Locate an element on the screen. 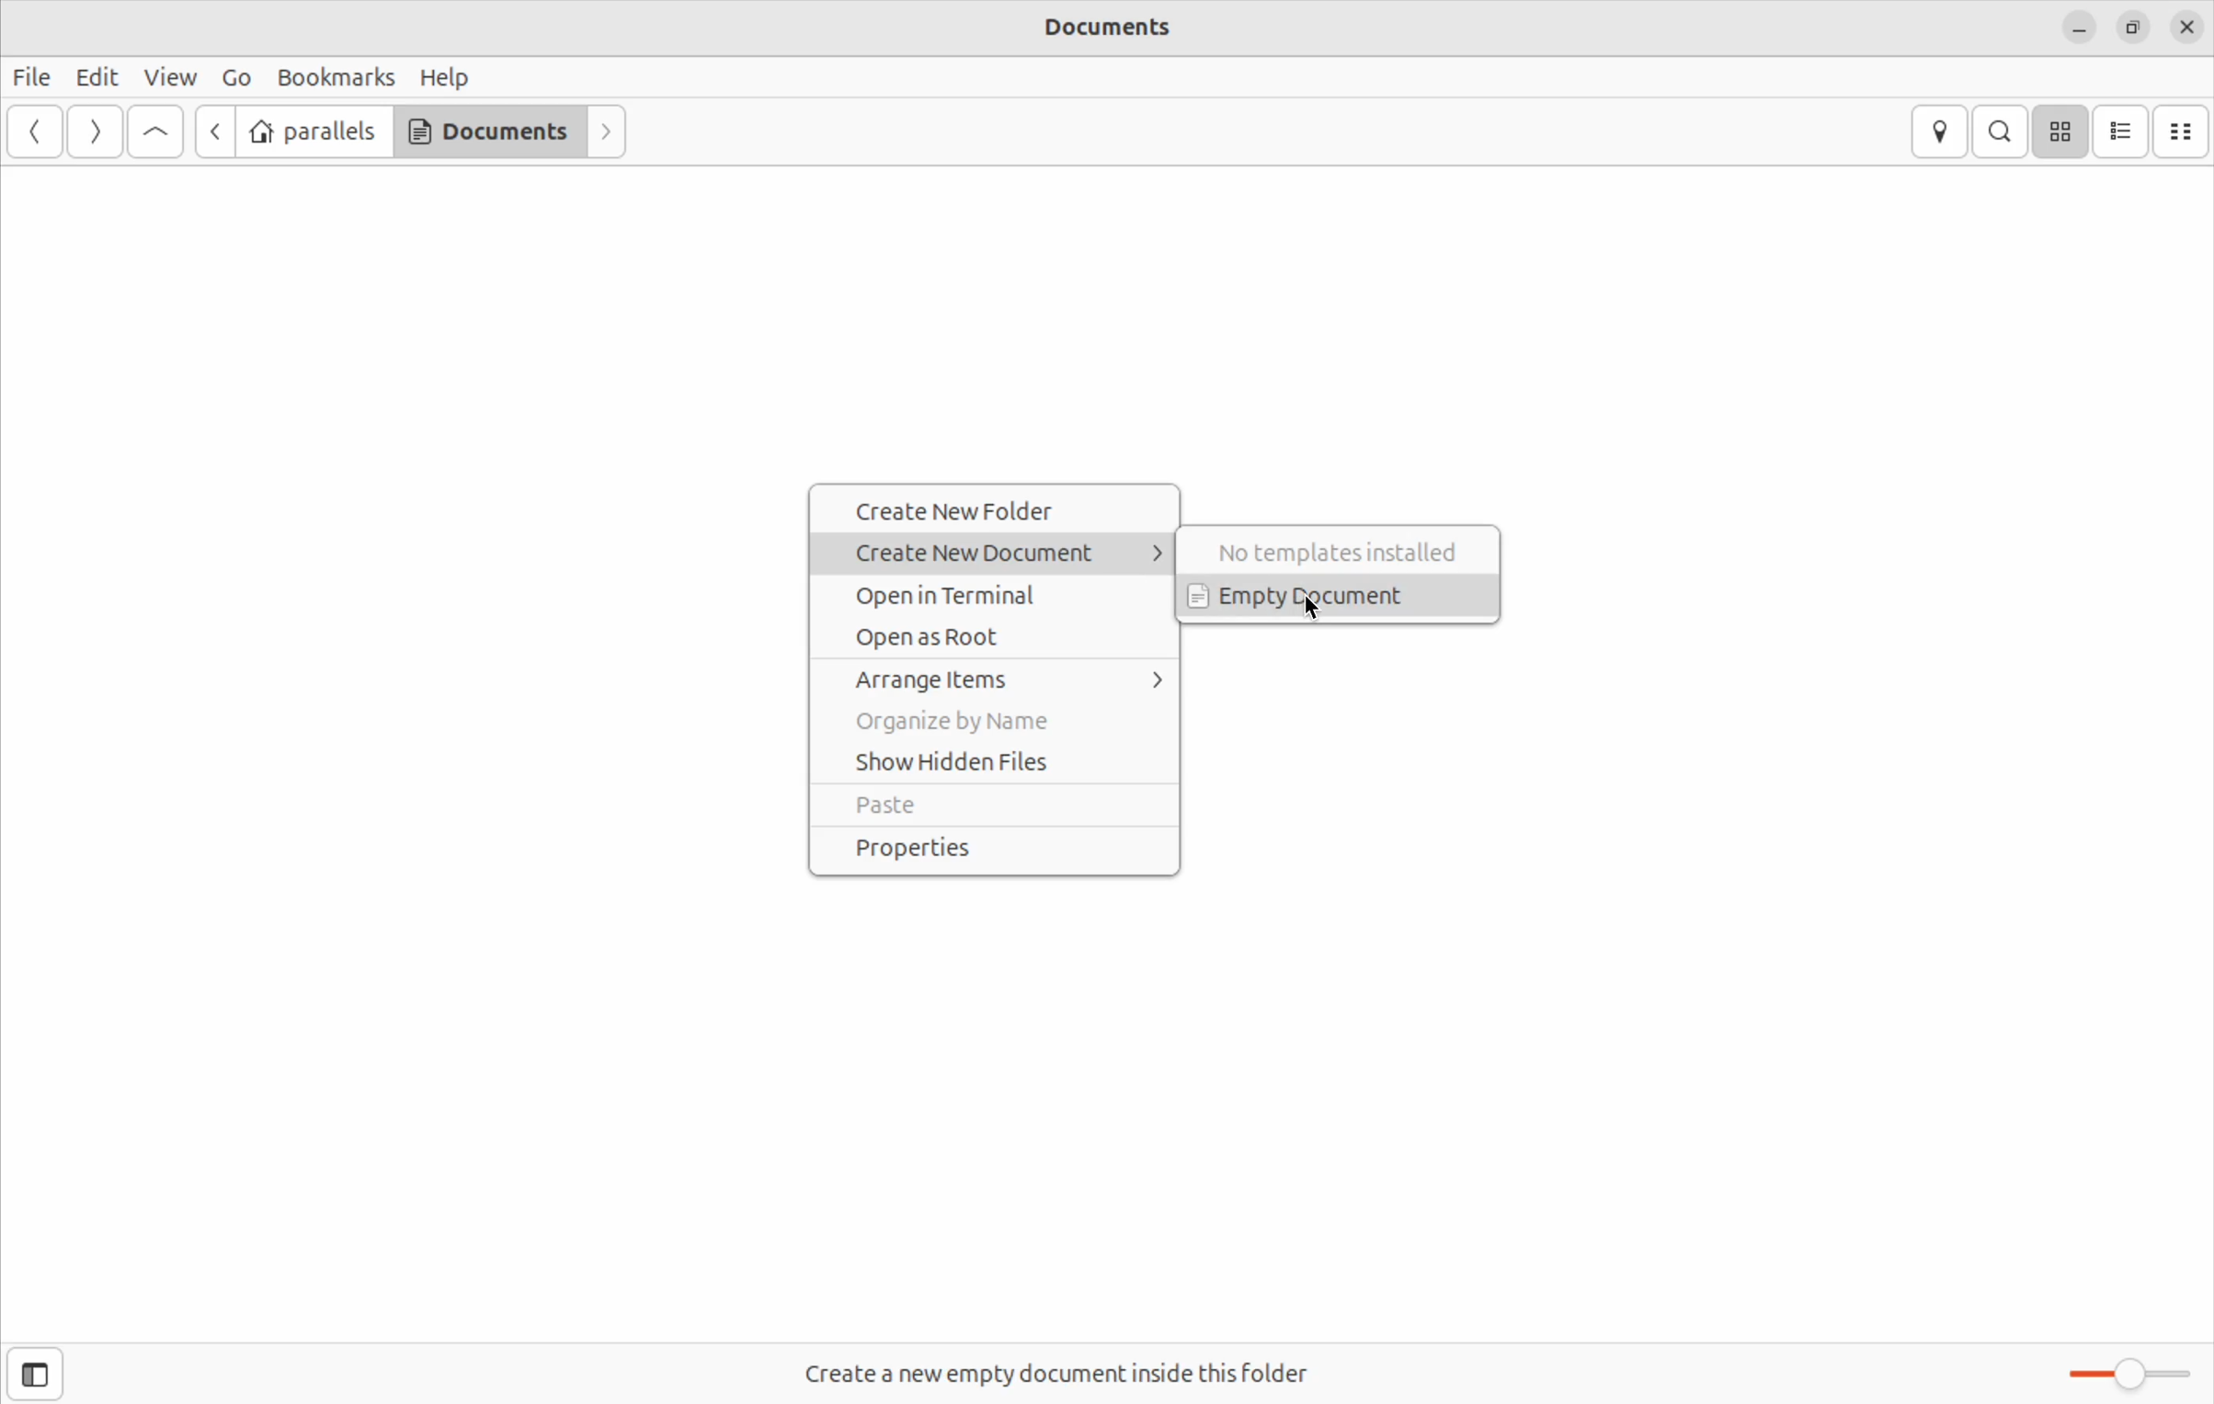 The image size is (2214, 1404). cursor is located at coordinates (1310, 614).